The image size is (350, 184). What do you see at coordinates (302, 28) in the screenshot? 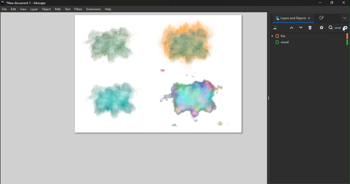
I see `Lower selection one step` at bounding box center [302, 28].